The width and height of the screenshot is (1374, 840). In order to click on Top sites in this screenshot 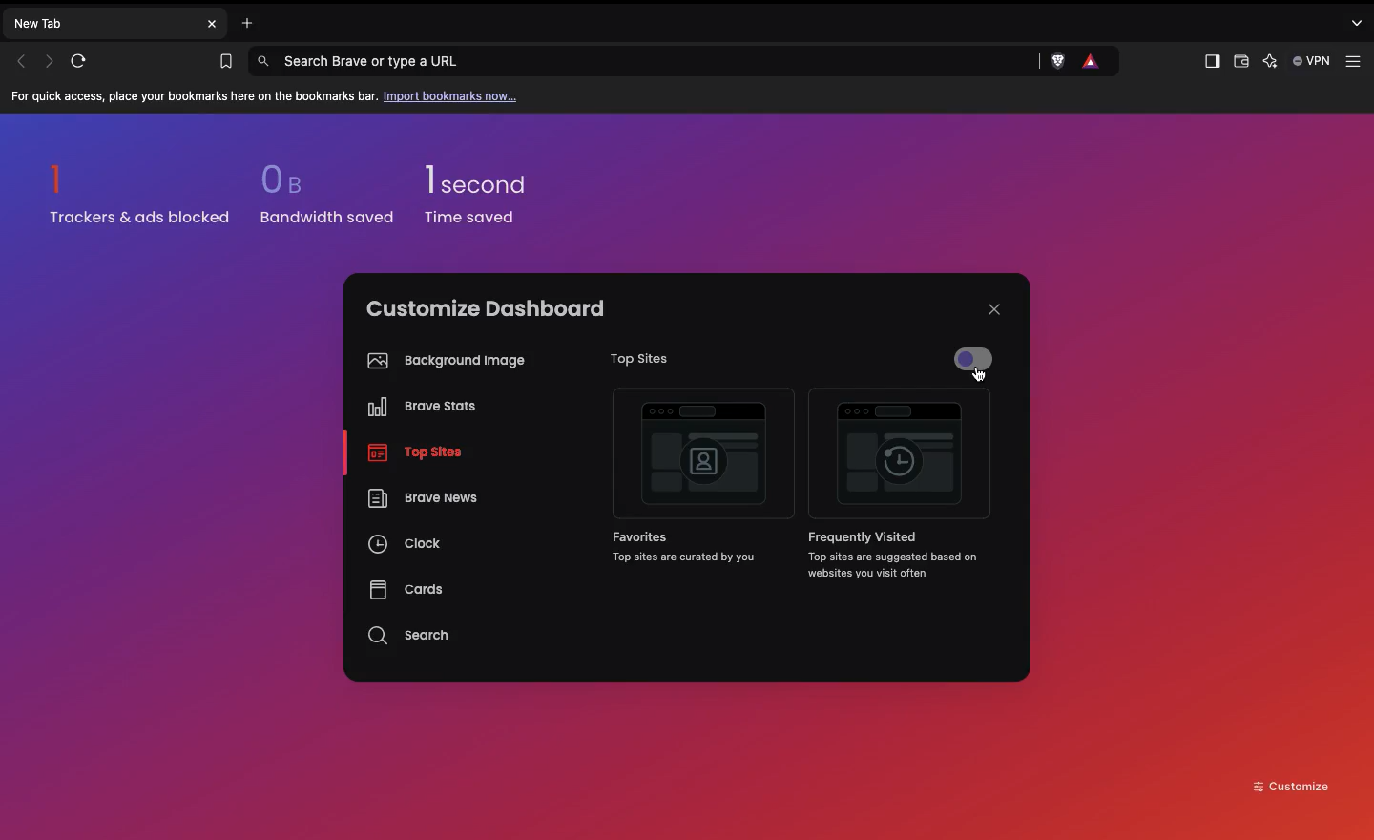, I will do `click(633, 360)`.